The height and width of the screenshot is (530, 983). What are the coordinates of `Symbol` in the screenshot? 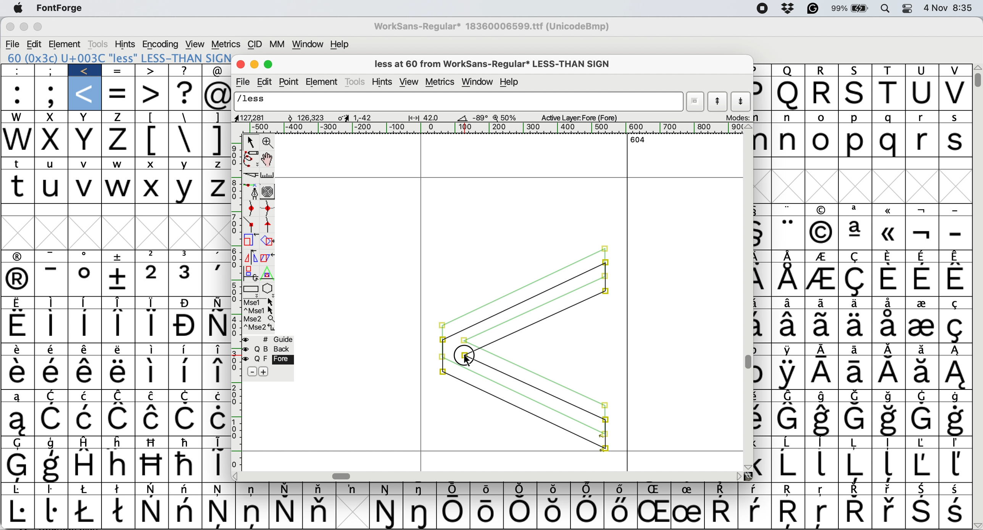 It's located at (923, 280).